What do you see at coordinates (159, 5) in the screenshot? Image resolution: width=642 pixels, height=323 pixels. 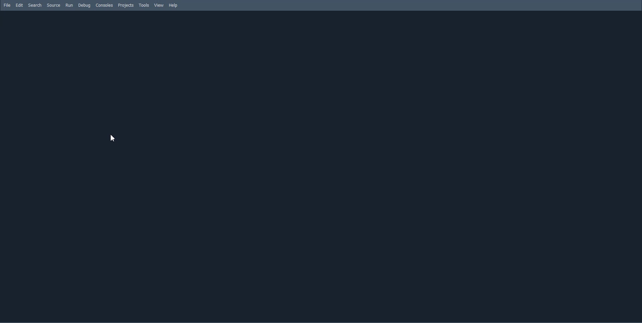 I see `View` at bounding box center [159, 5].